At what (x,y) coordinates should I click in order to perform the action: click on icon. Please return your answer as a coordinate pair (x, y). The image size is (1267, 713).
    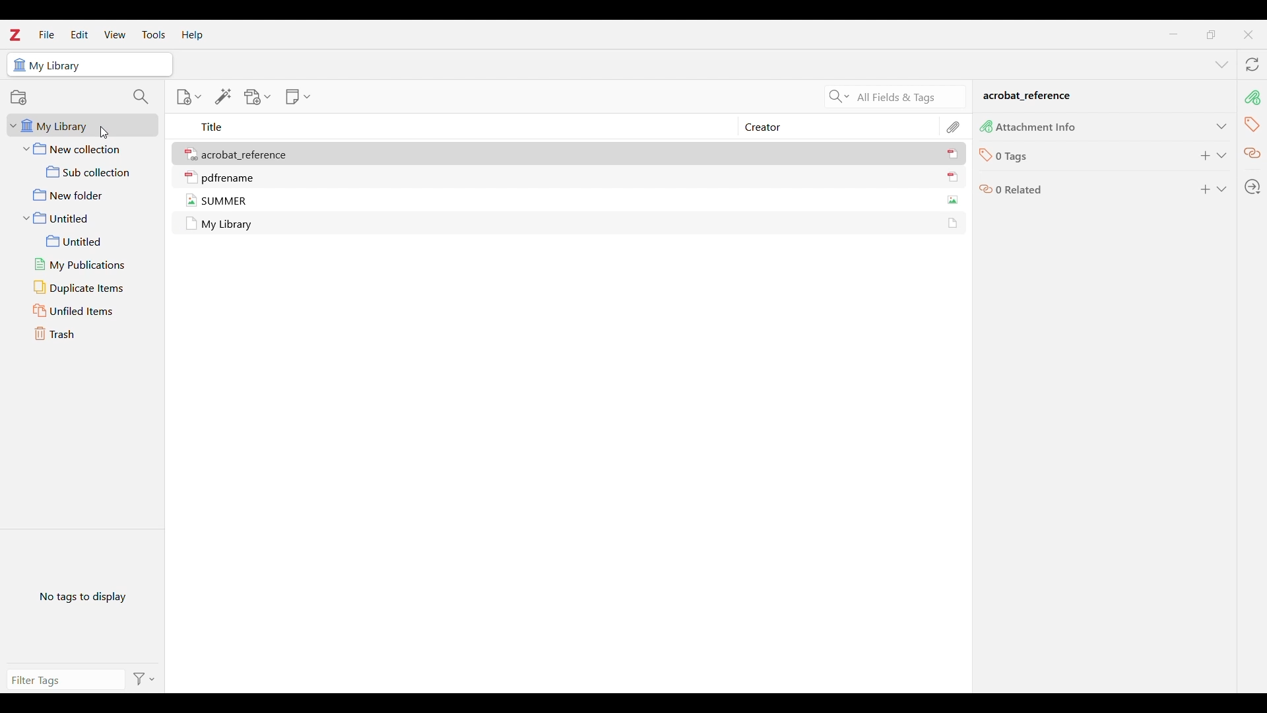
    Looking at the image, I should click on (191, 155).